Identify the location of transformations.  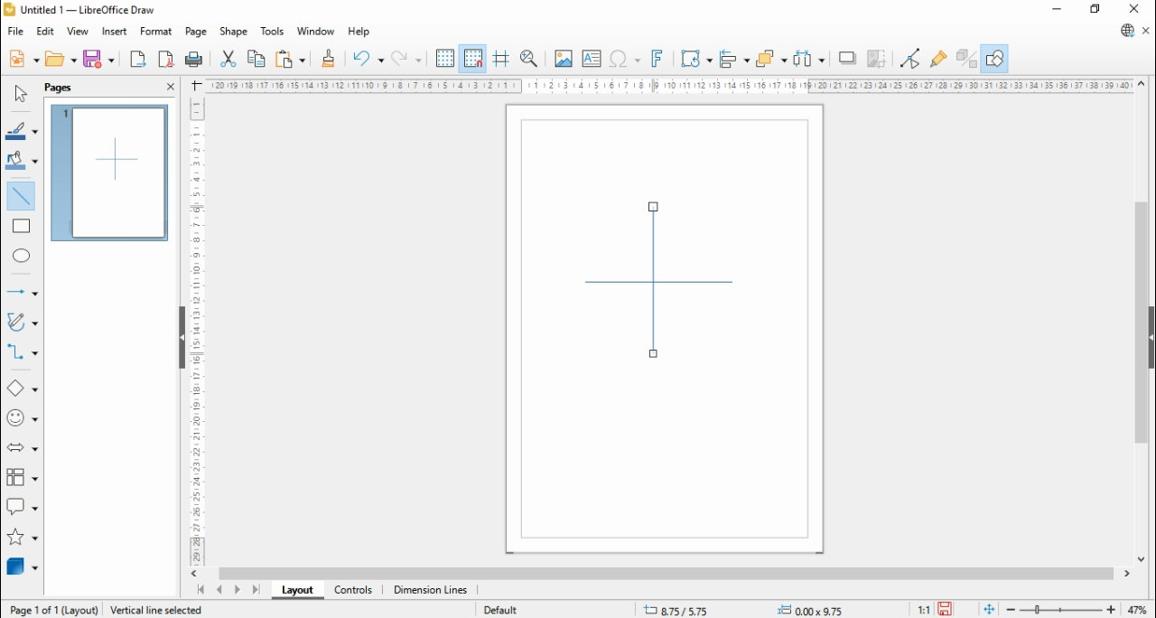
(695, 58).